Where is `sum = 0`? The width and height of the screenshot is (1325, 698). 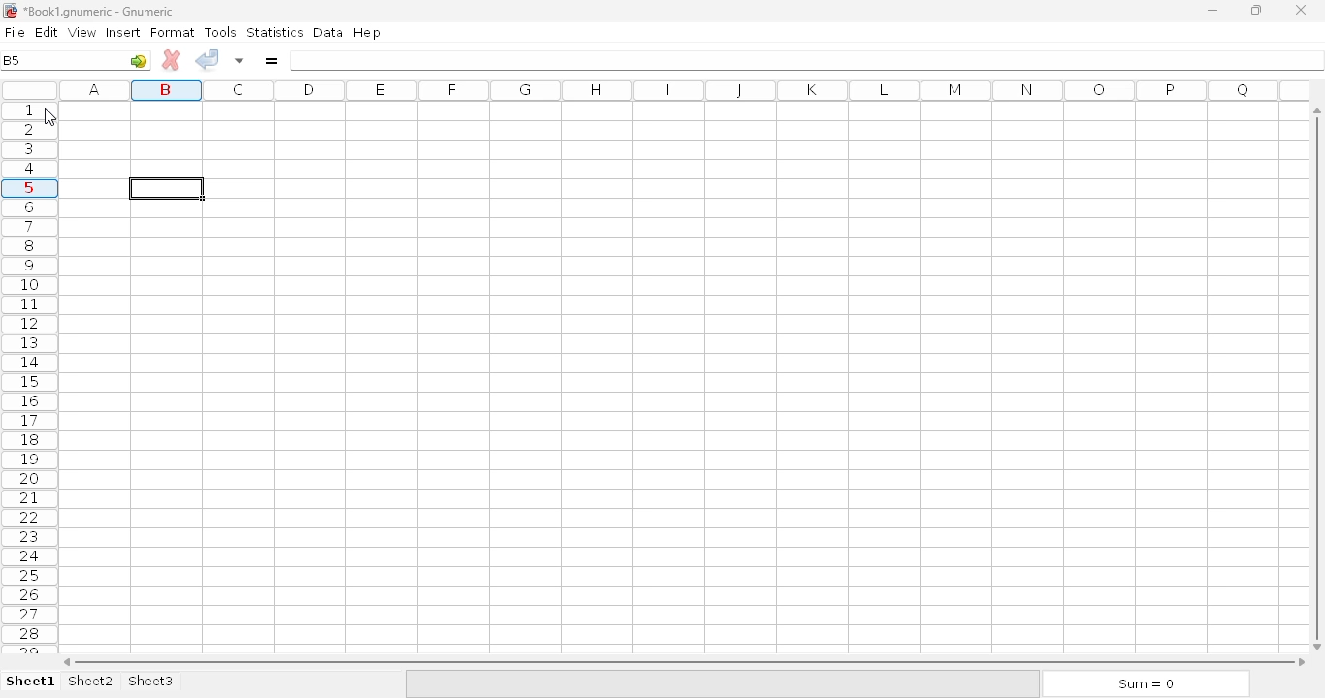
sum = 0 is located at coordinates (1144, 684).